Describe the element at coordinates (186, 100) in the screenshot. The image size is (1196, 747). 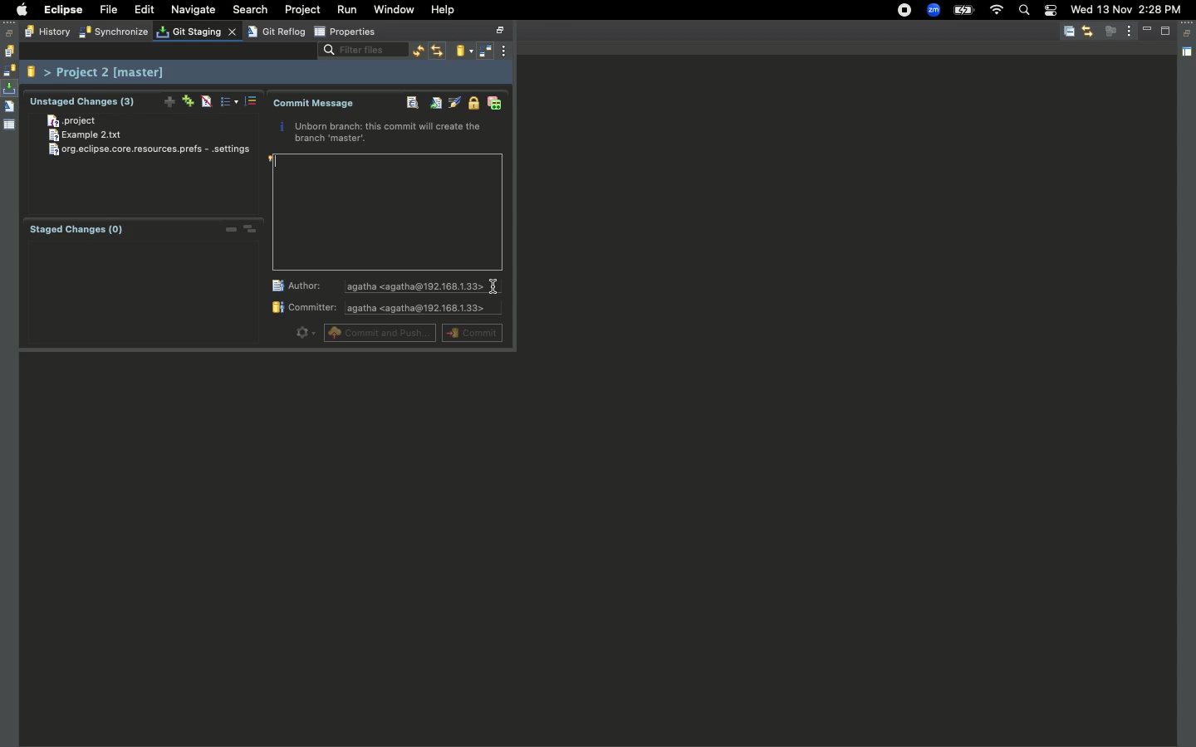
I see `Add all files` at that location.